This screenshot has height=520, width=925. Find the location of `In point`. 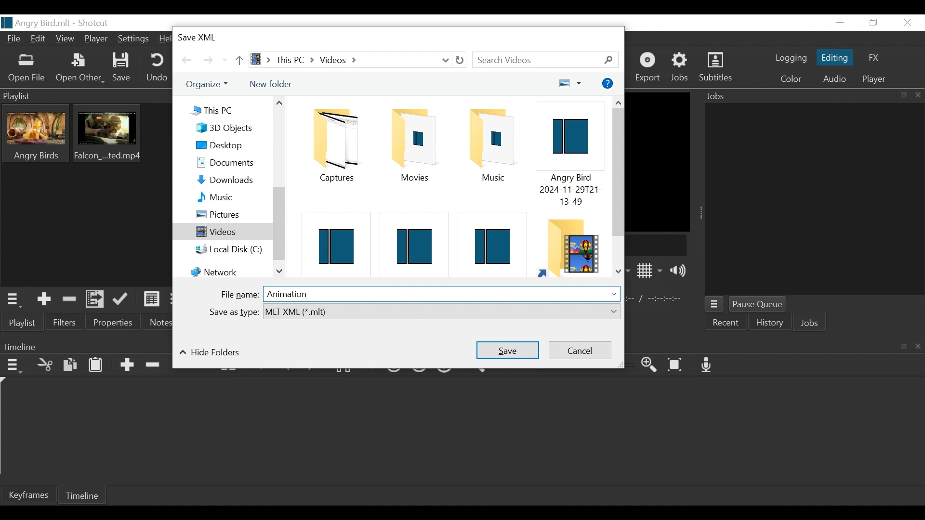

In point is located at coordinates (658, 298).